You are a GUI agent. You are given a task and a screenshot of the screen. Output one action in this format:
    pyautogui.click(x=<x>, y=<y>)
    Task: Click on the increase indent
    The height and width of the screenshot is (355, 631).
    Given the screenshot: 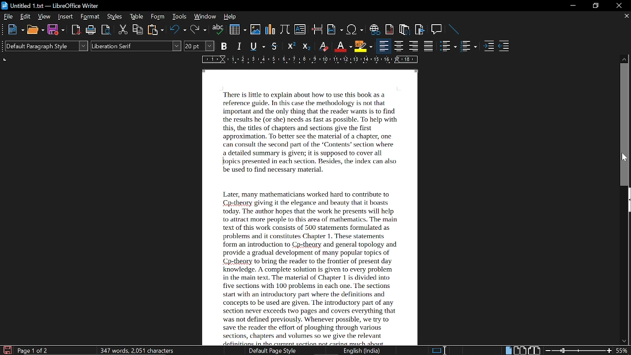 What is the action you would take?
    pyautogui.click(x=489, y=47)
    